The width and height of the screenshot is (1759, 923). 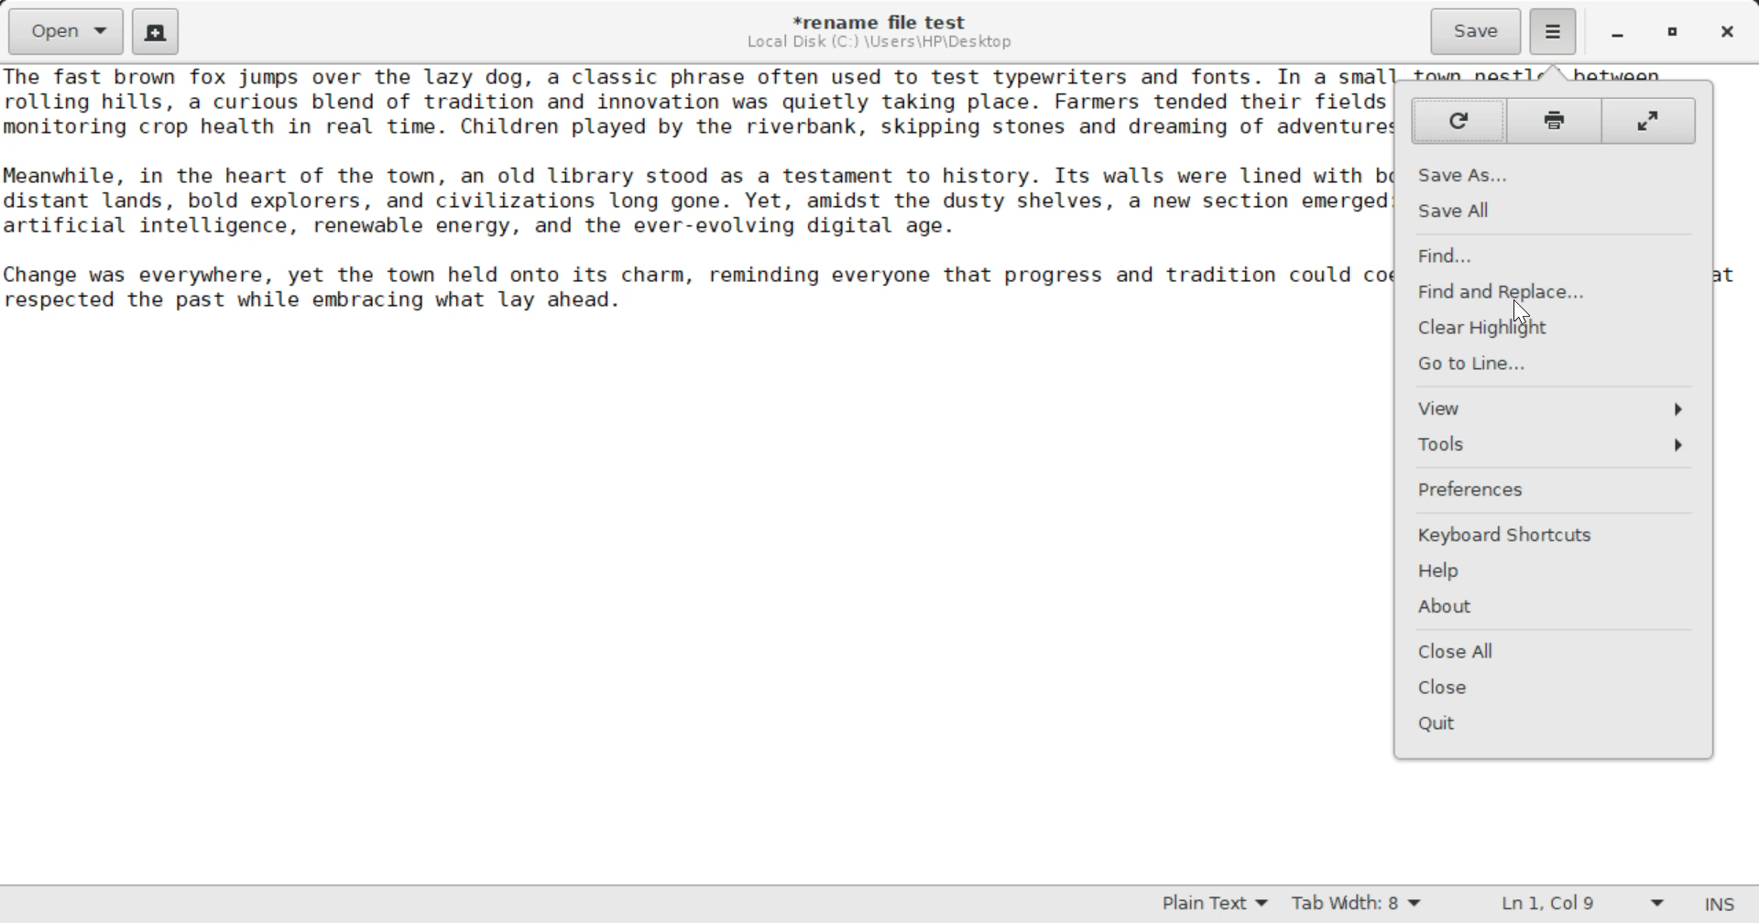 I want to click on Input Mode, so click(x=1724, y=902).